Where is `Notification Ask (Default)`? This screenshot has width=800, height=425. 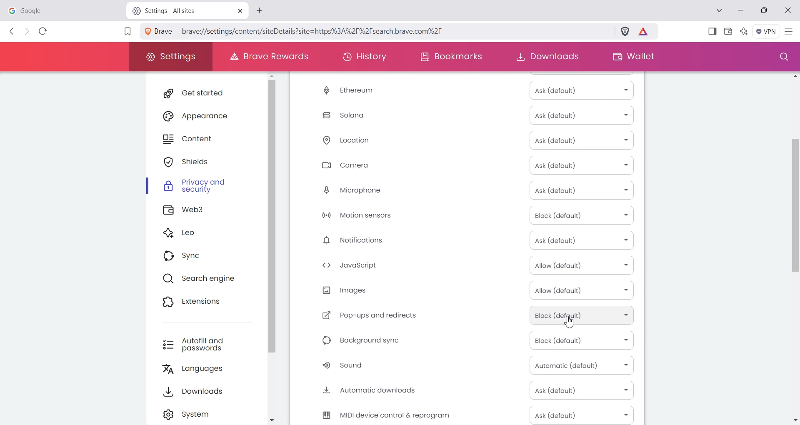 Notification Ask (Default) is located at coordinates (469, 240).